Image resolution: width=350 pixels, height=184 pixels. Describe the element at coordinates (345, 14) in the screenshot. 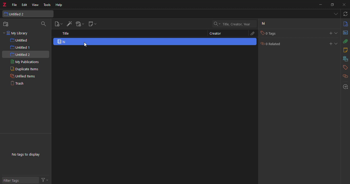

I see `sync` at that location.